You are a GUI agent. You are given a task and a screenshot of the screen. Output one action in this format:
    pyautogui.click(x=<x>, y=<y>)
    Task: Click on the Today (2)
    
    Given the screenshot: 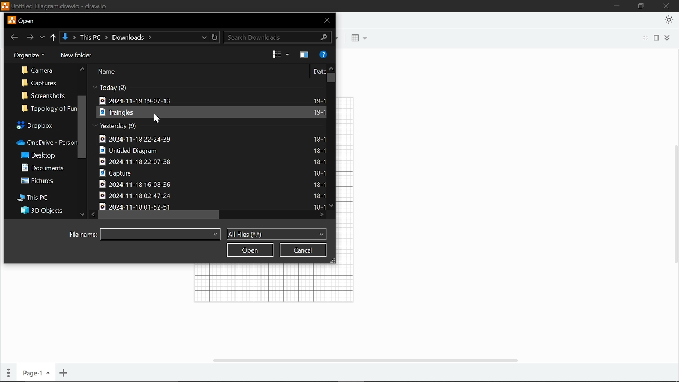 What is the action you would take?
    pyautogui.click(x=119, y=87)
    